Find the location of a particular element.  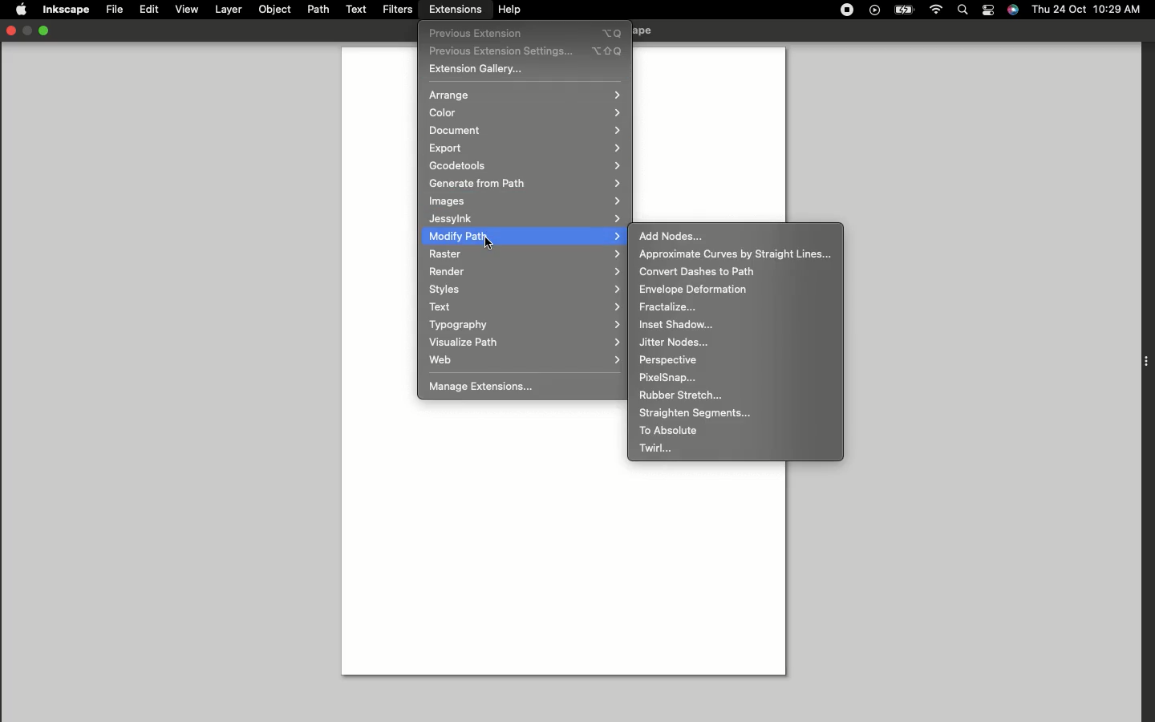

View is located at coordinates (190, 10).